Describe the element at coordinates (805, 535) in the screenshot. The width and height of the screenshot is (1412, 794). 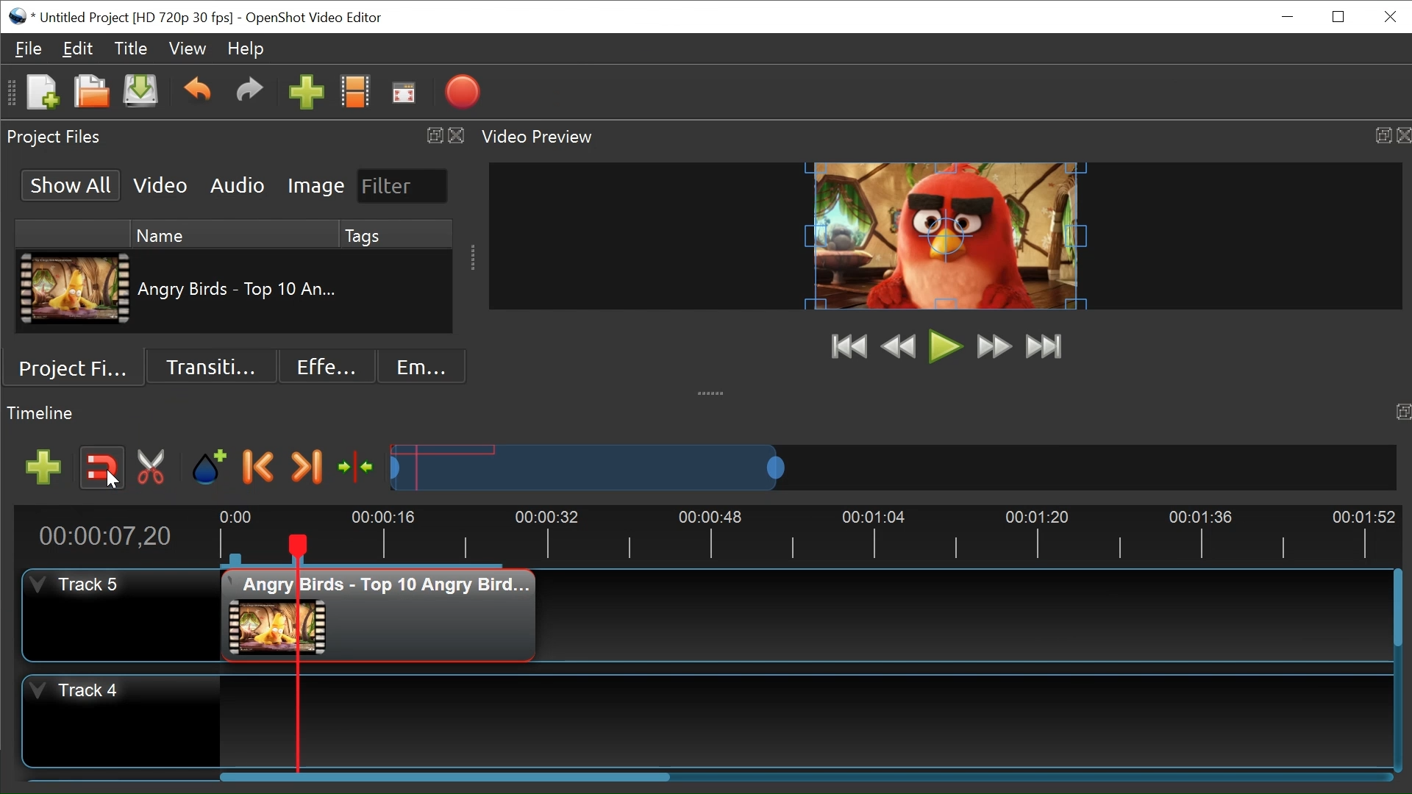
I see `Timeline` at that location.